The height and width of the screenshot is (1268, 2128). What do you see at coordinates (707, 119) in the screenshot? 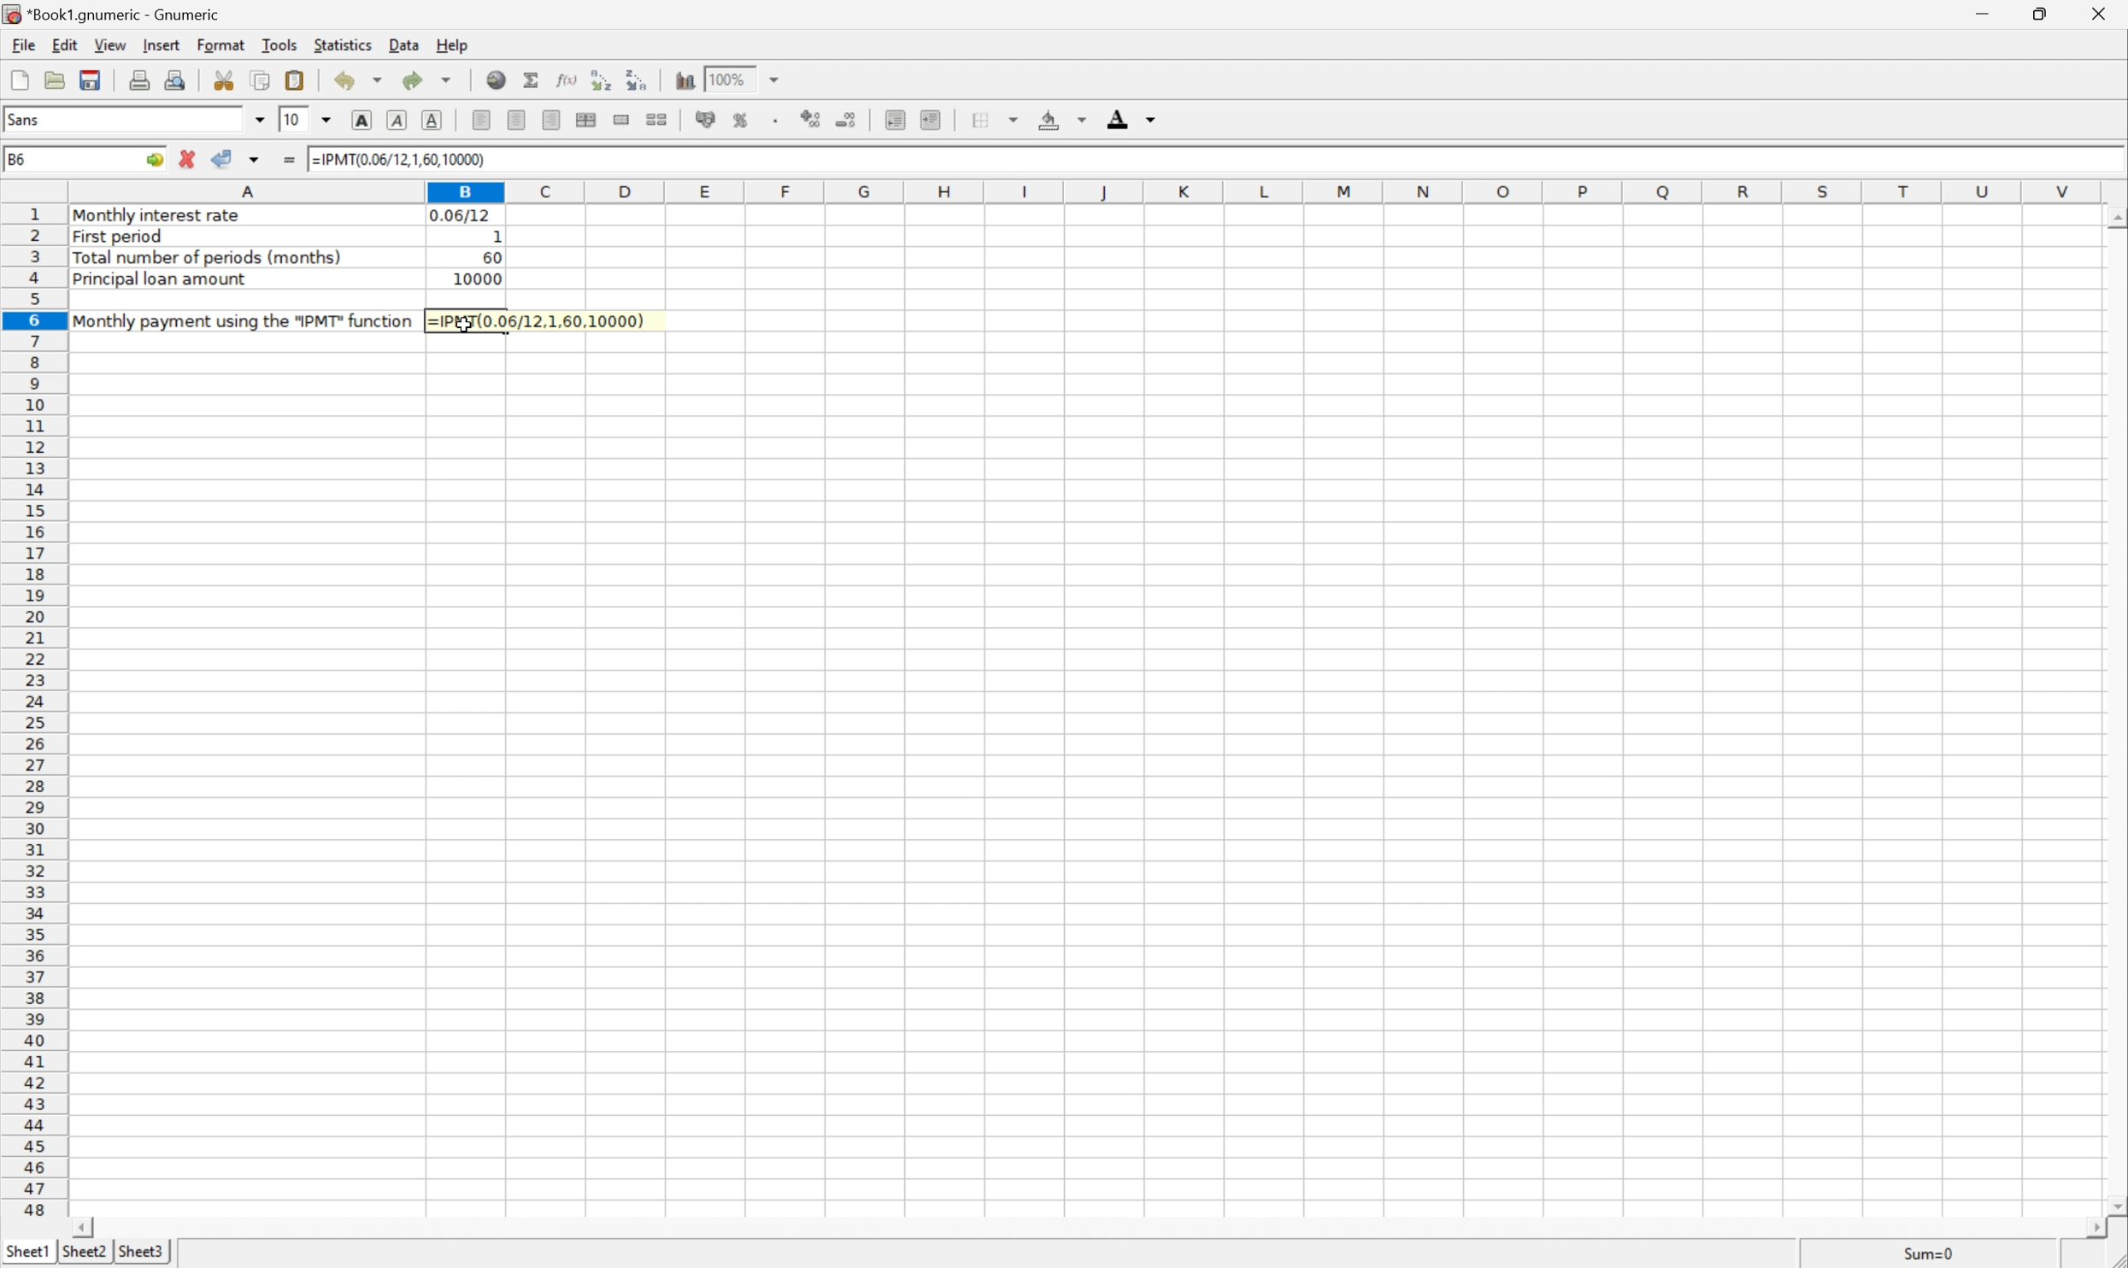
I see `Format the selection as accounting` at bounding box center [707, 119].